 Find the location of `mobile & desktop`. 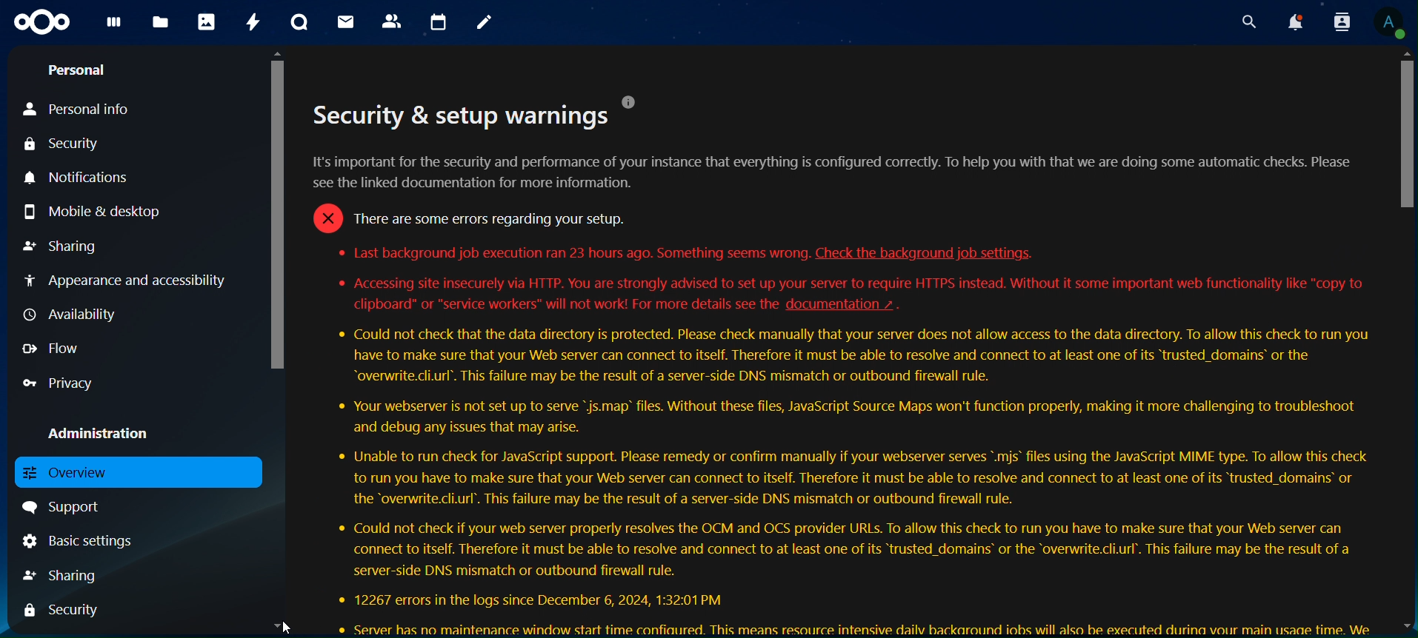

mobile & desktop is located at coordinates (93, 214).